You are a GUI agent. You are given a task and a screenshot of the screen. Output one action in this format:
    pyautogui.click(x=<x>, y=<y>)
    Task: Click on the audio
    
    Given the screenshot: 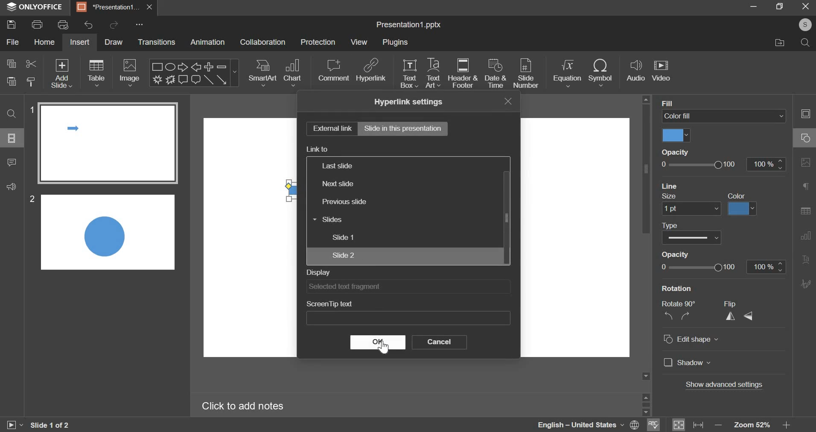 What is the action you would take?
    pyautogui.click(x=637, y=73)
    